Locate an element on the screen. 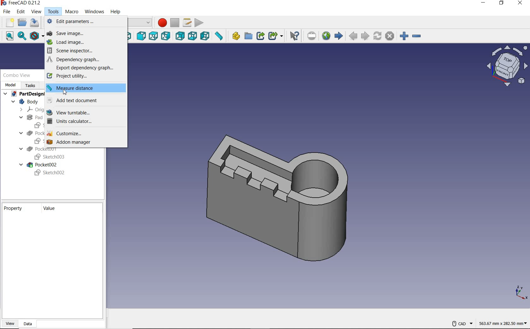  new is located at coordinates (8, 23).